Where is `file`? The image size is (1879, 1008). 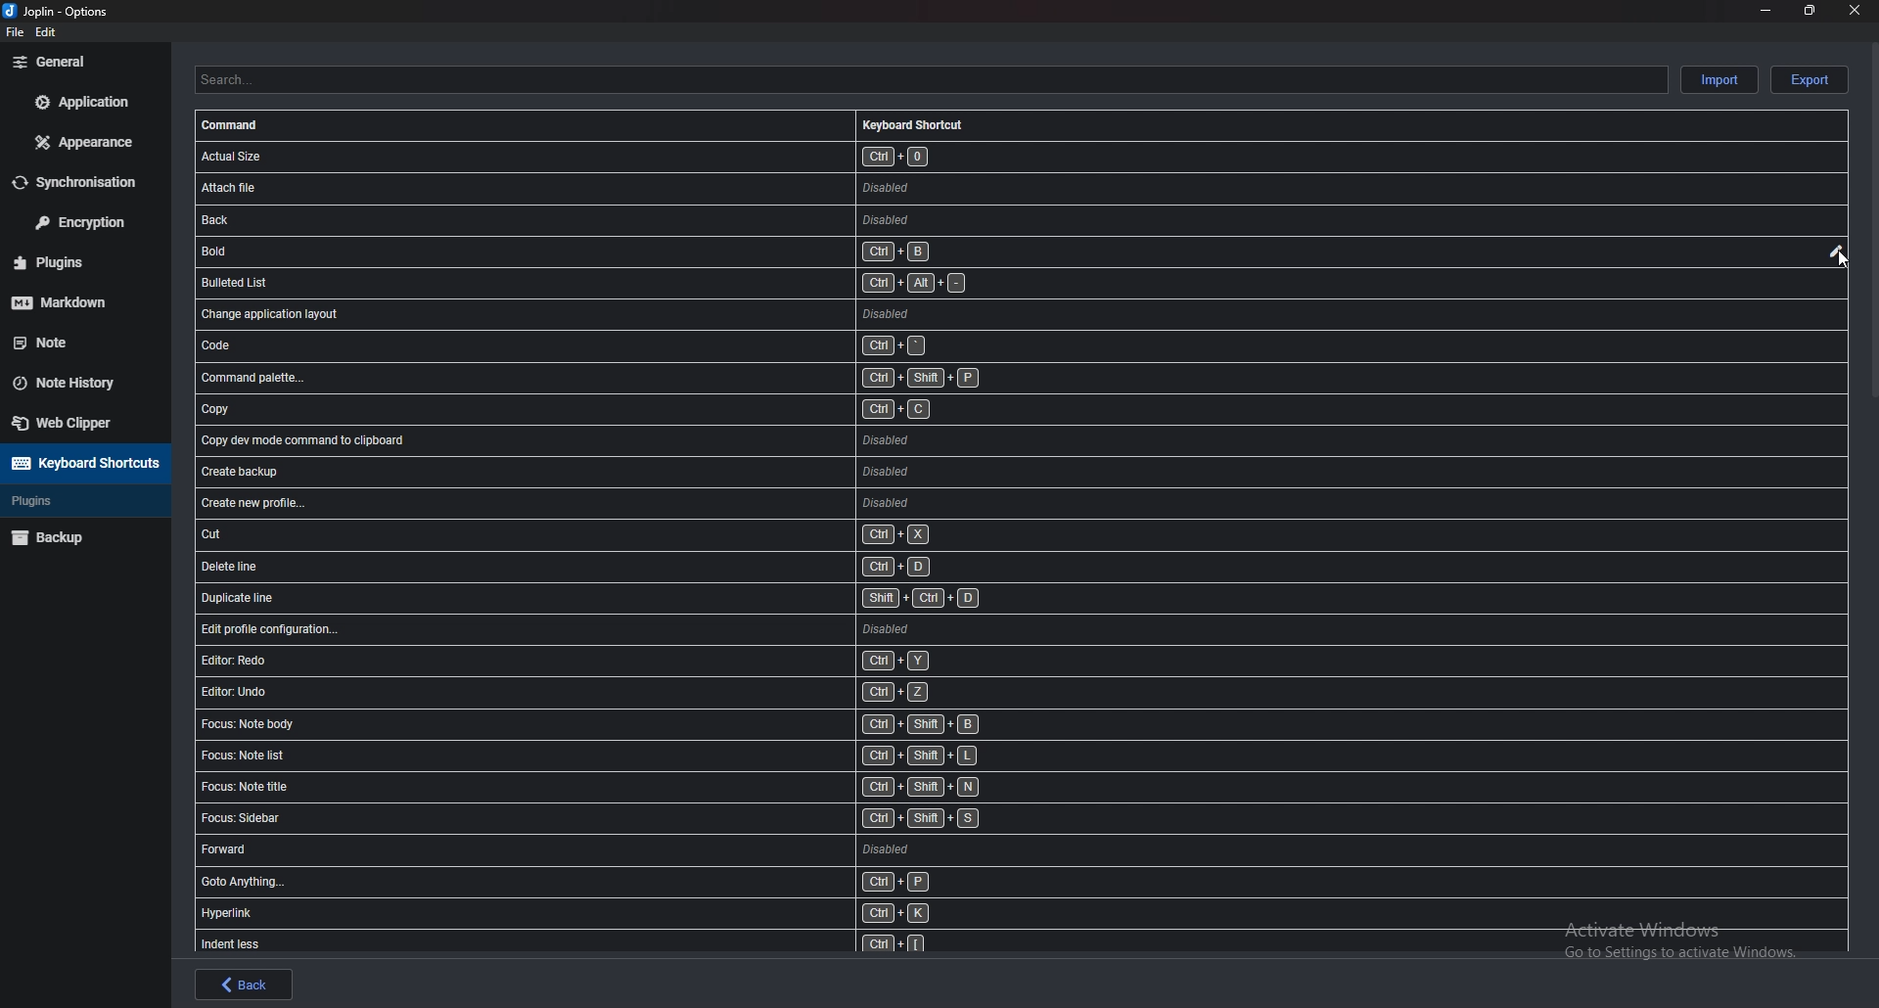
file is located at coordinates (15, 34).